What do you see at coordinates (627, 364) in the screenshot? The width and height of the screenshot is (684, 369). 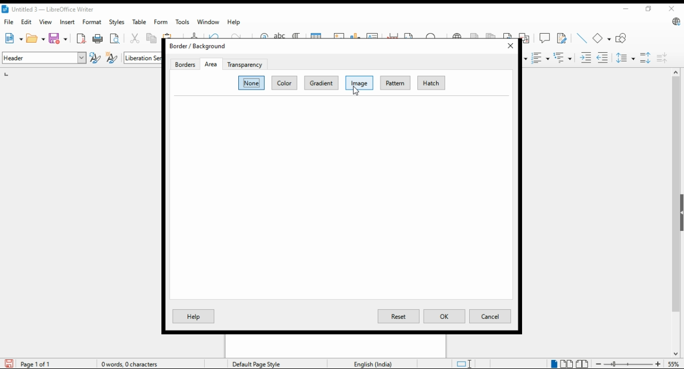 I see `zoom in/zoom out slider` at bounding box center [627, 364].